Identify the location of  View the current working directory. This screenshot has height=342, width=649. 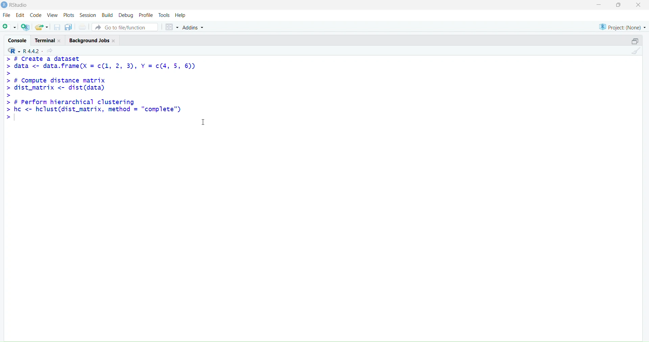
(51, 50).